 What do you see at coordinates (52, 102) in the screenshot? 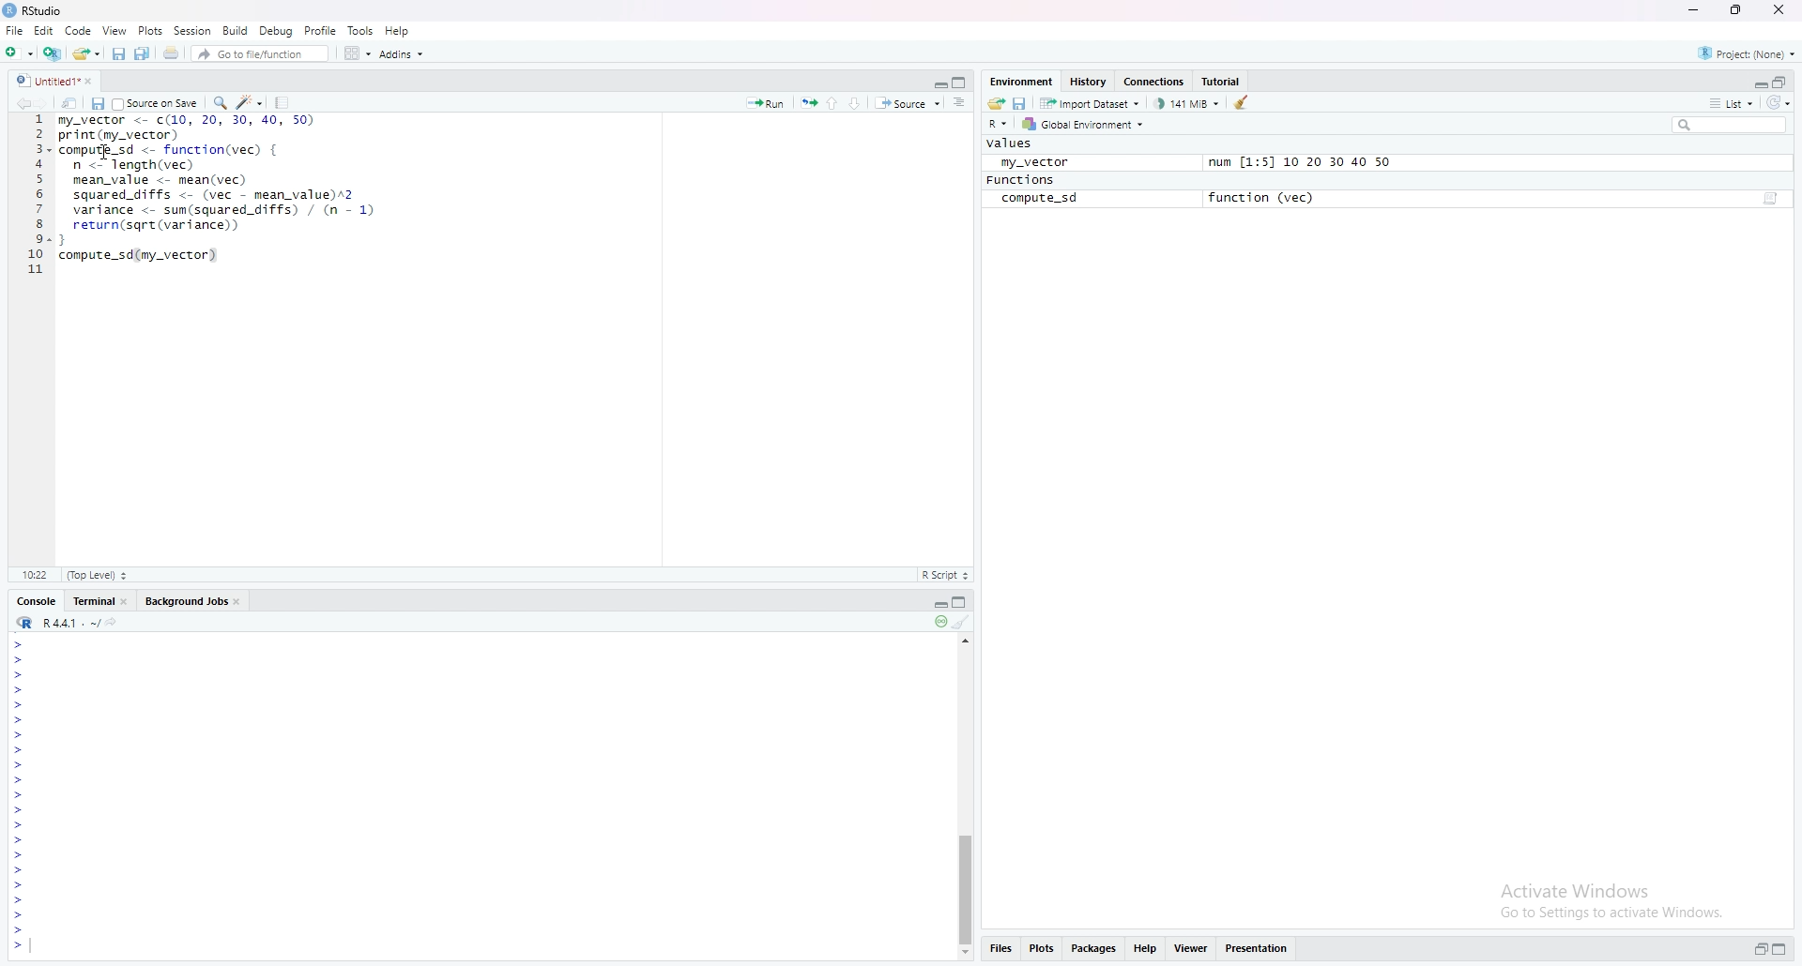
I see `Go forward to the next source location(Ctrl + F10)` at bounding box center [52, 102].